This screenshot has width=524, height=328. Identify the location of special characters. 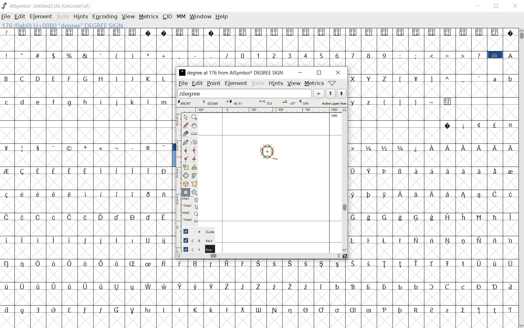
(478, 125).